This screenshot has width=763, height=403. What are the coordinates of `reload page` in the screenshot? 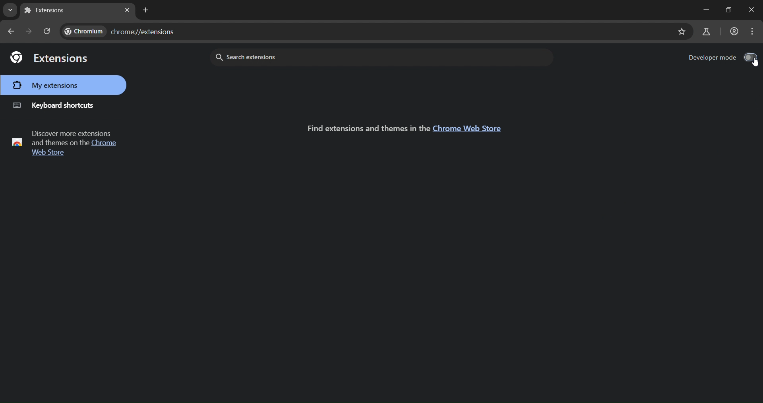 It's located at (47, 31).